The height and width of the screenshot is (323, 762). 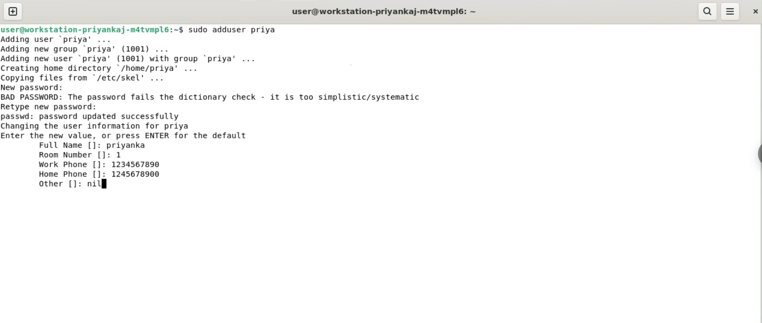 What do you see at coordinates (233, 30) in the screenshot?
I see `sudo adduser priya` at bounding box center [233, 30].